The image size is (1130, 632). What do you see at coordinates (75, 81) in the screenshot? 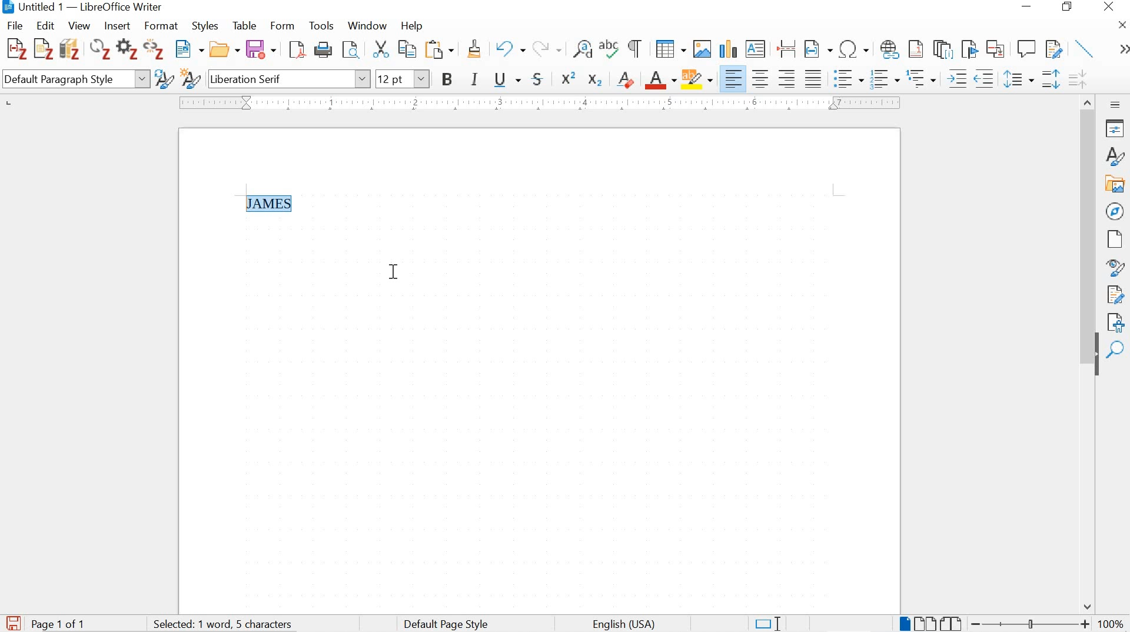
I see `set paragraph style` at bounding box center [75, 81].